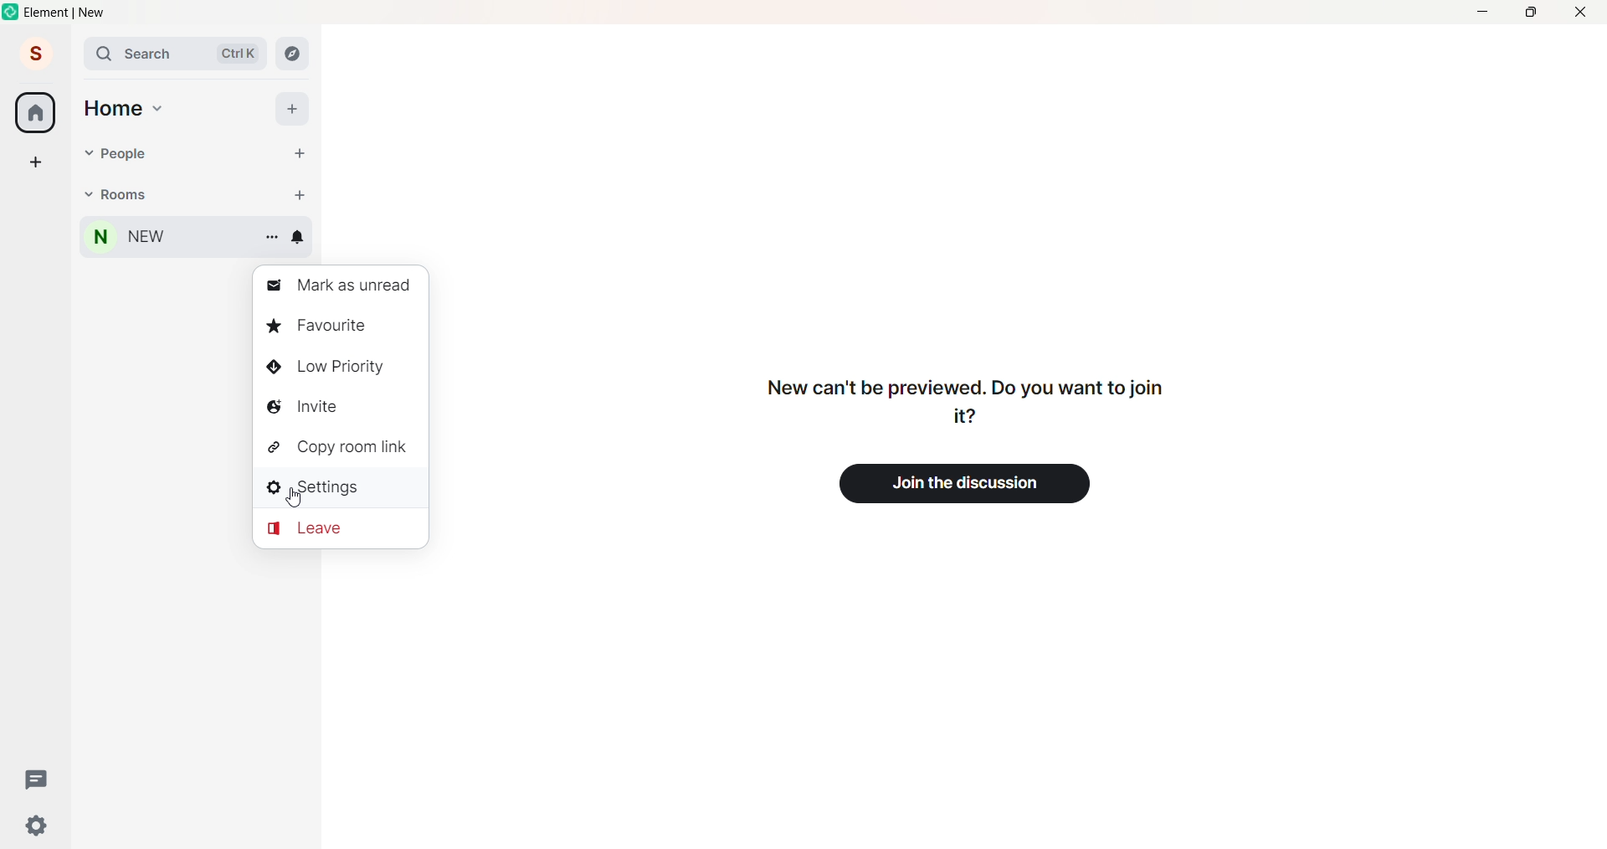 Image resolution: width=1607 pixels, height=849 pixels. What do you see at coordinates (331, 365) in the screenshot?
I see `low priority` at bounding box center [331, 365].